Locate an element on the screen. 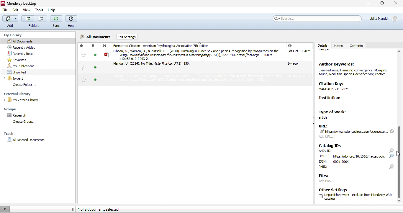 The height and width of the screenshot is (213, 403). added date is located at coordinates (299, 61).